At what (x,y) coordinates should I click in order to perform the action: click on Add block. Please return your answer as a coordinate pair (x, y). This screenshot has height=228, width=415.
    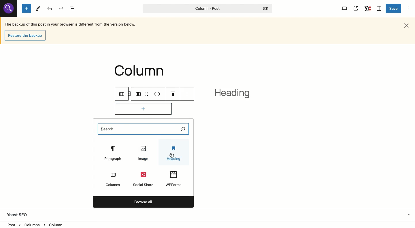
    Looking at the image, I should click on (144, 109).